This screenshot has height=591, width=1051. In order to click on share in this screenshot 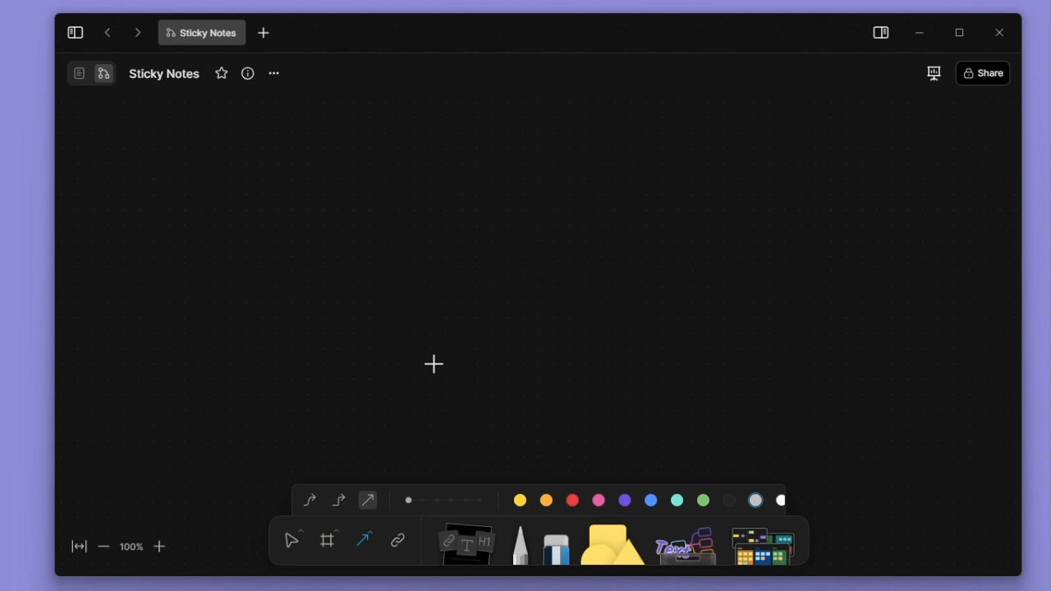, I will do `click(988, 72)`.